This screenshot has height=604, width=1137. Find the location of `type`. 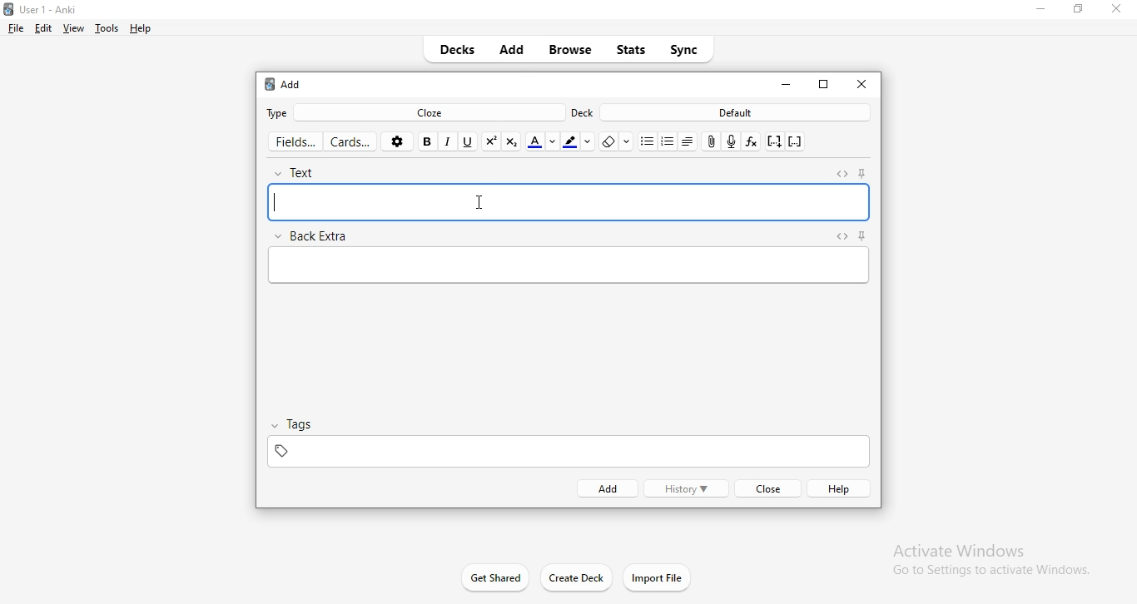

type is located at coordinates (281, 112).